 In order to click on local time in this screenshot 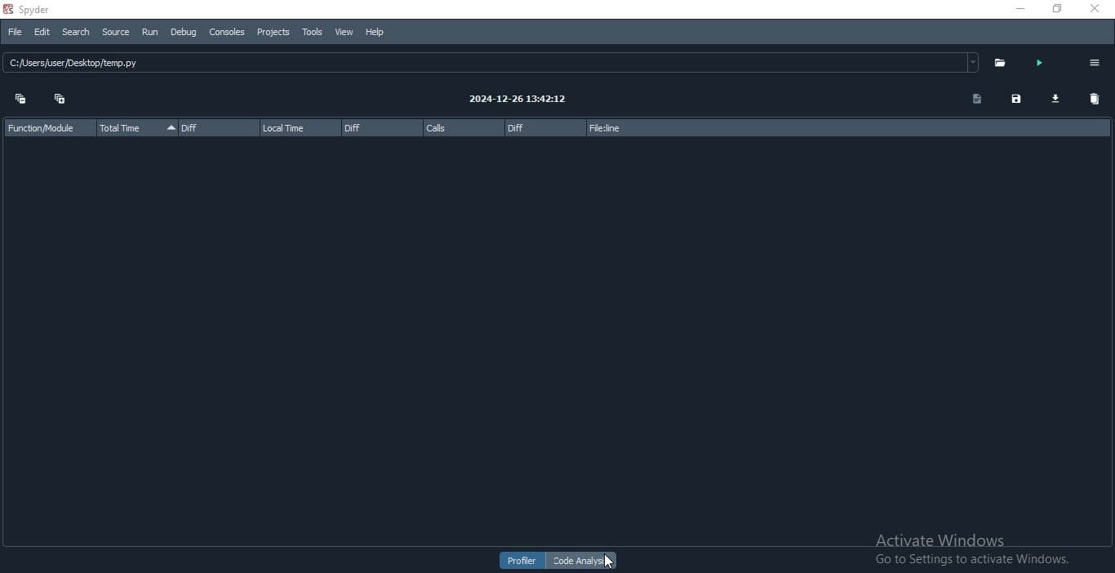, I will do `click(300, 127)`.